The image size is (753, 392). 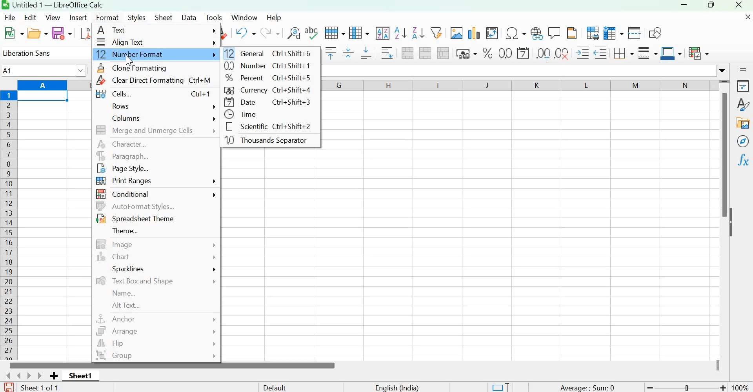 What do you see at coordinates (58, 4) in the screenshot?
I see `Untitled 1 - LibreOffice Calc` at bounding box center [58, 4].